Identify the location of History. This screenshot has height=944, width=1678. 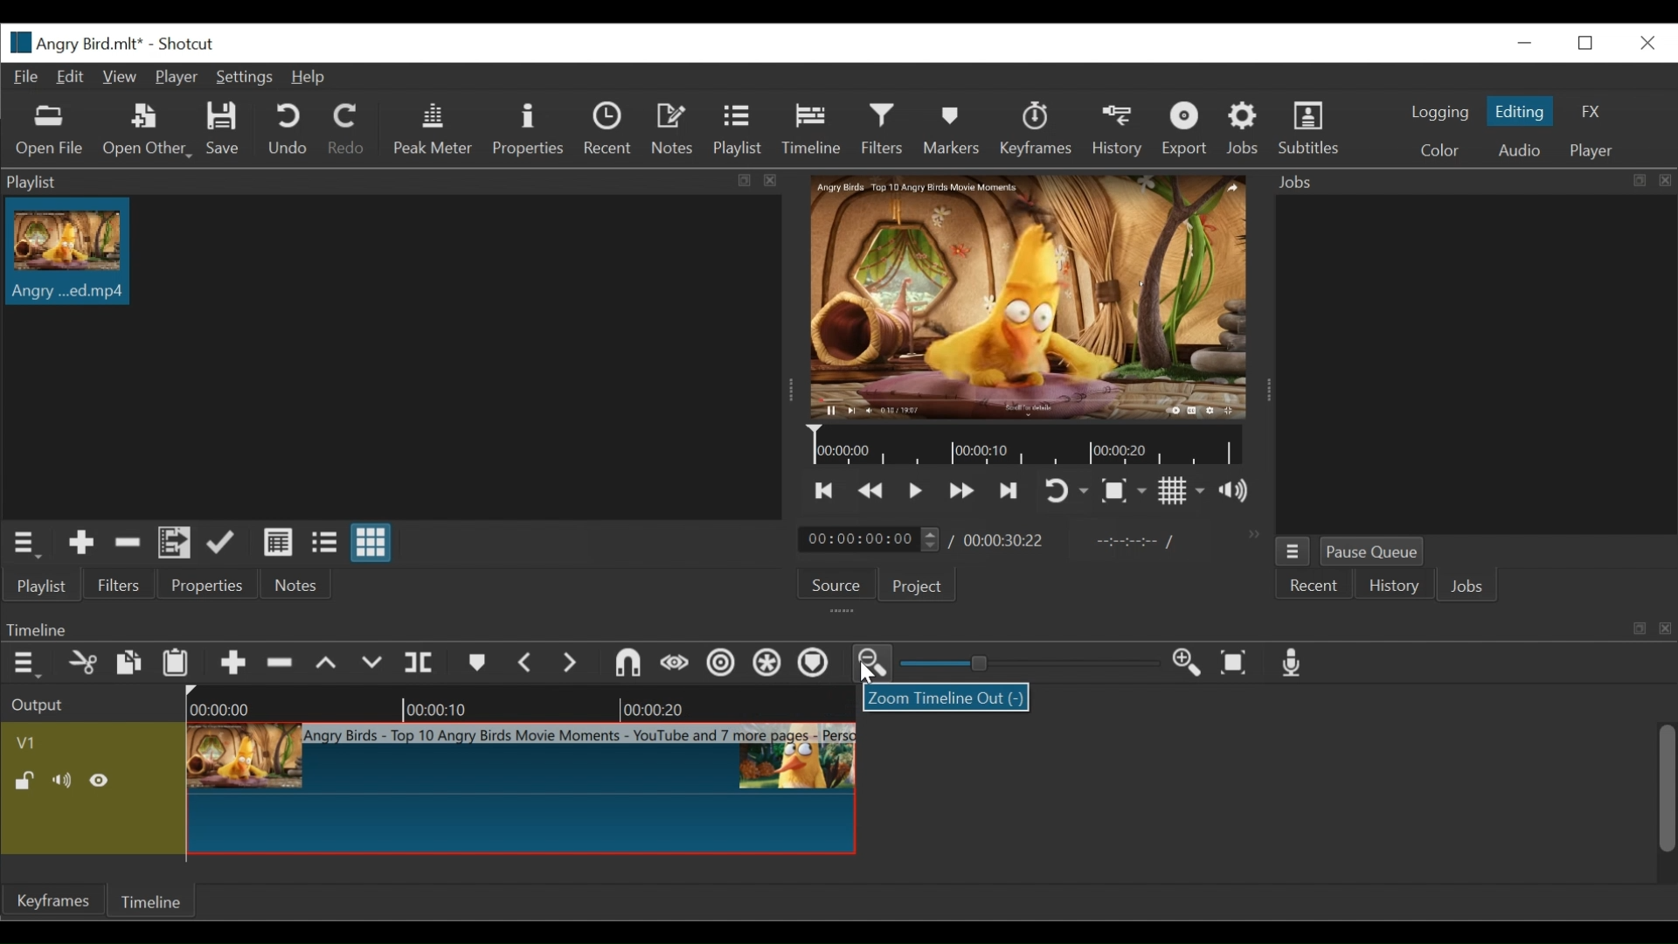
(1394, 587).